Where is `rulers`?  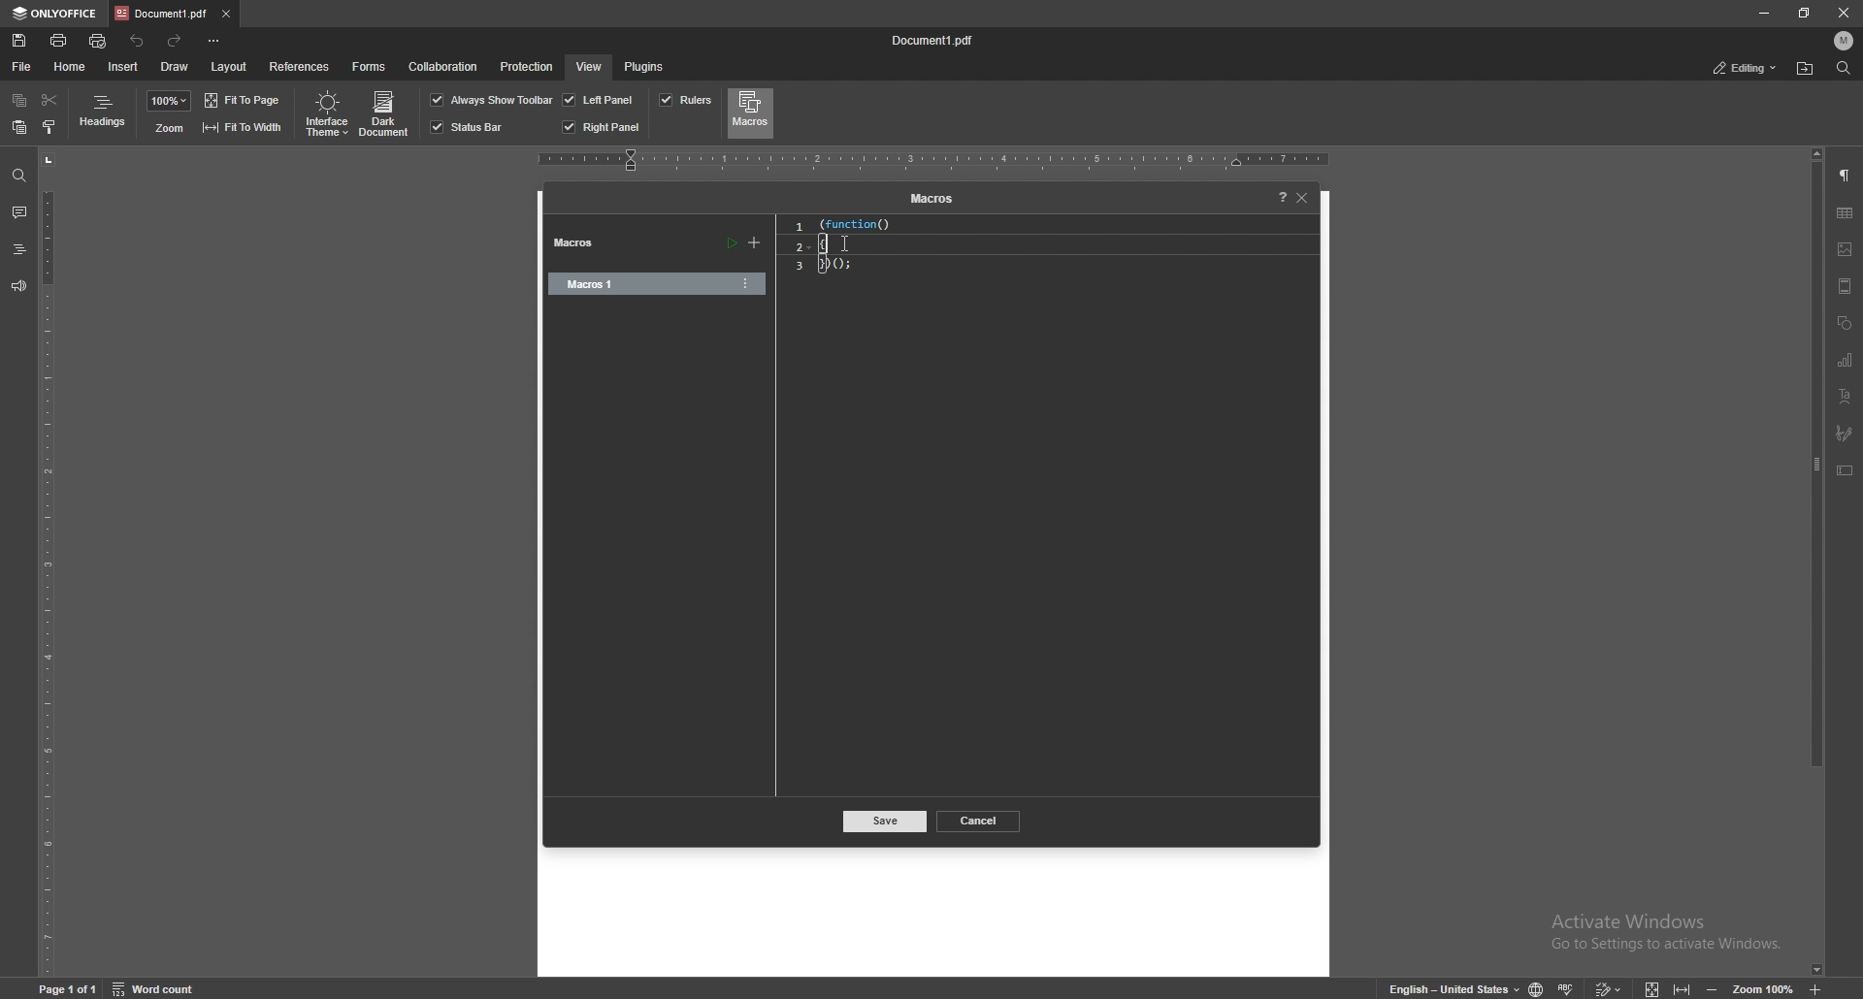
rulers is located at coordinates (685, 100).